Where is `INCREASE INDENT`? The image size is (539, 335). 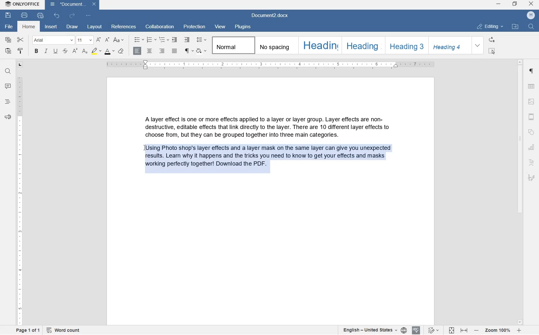
INCREASE INDENT is located at coordinates (187, 40).